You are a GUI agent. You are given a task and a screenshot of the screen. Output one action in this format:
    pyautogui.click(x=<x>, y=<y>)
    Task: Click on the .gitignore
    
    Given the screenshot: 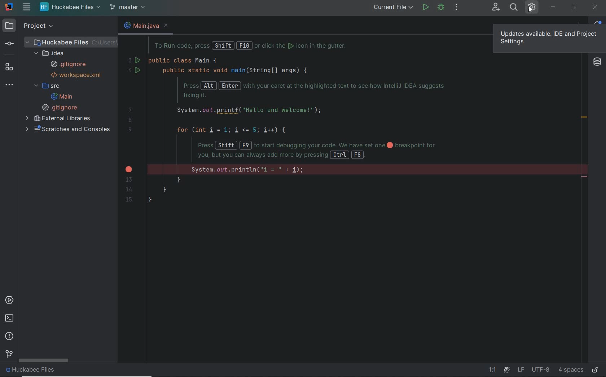 What is the action you would take?
    pyautogui.click(x=69, y=65)
    